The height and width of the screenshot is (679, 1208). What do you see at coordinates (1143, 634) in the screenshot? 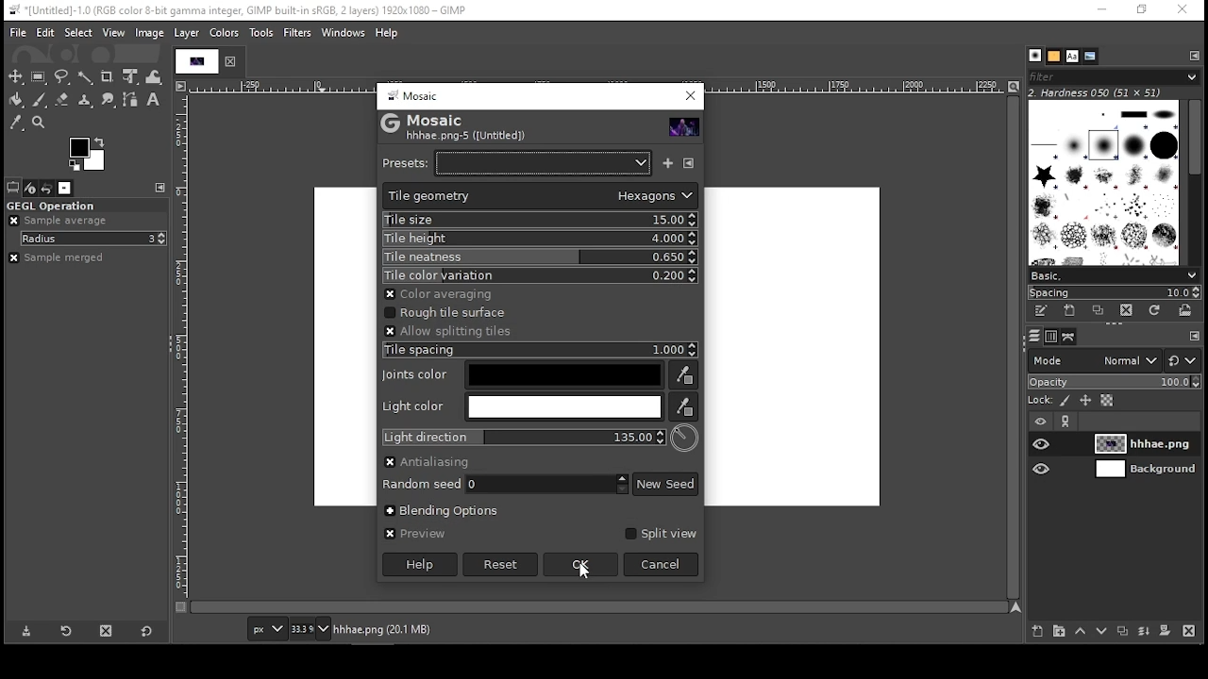
I see `merge layer` at bounding box center [1143, 634].